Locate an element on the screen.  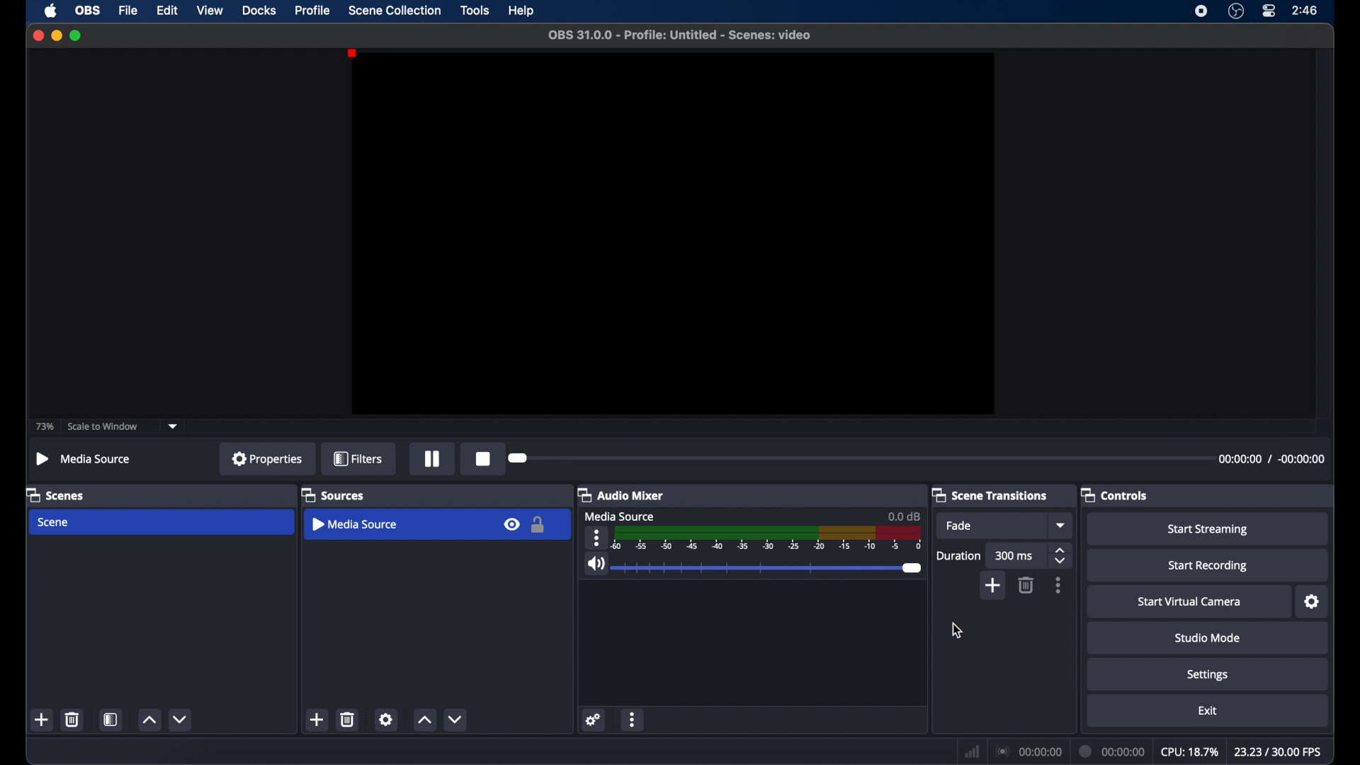
db is located at coordinates (888, 516).